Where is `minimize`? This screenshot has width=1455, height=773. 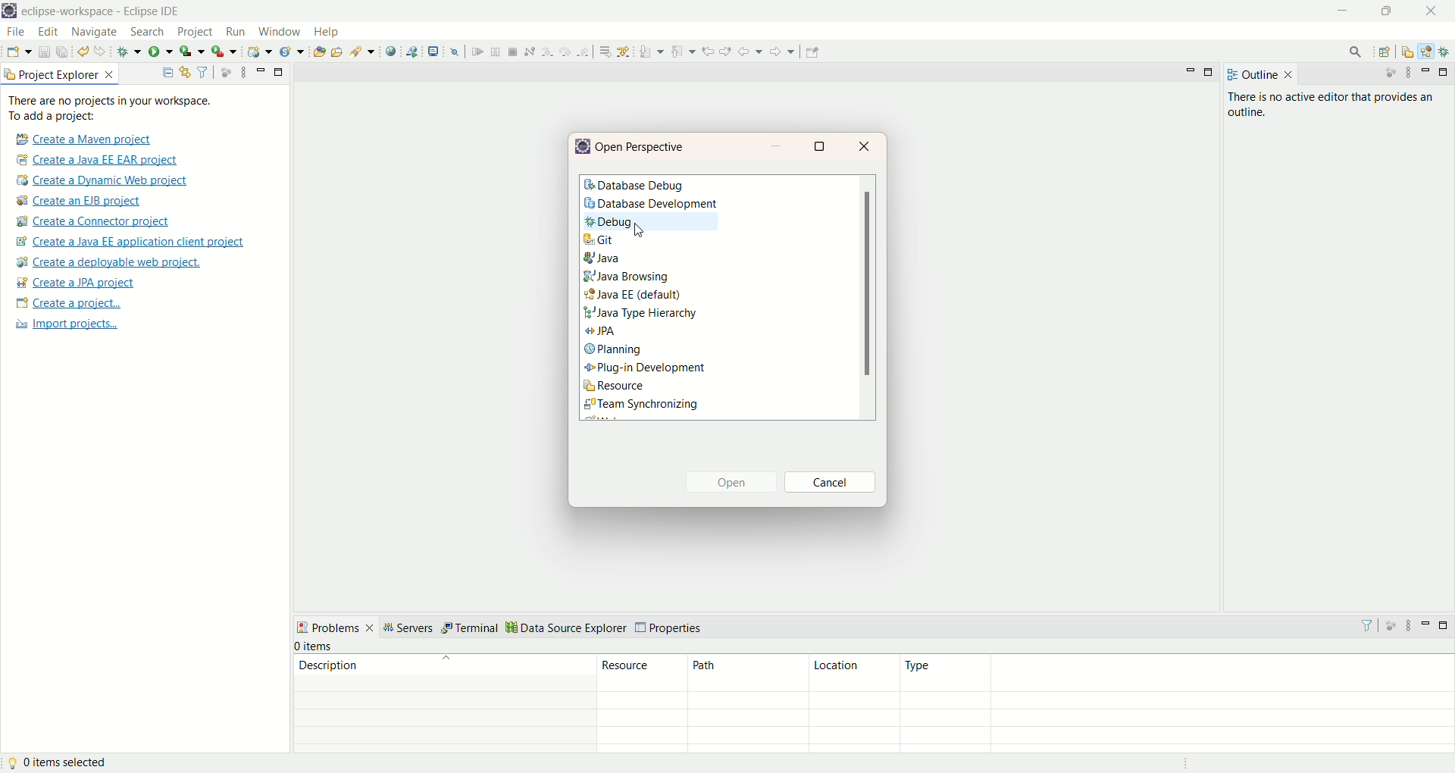
minimize is located at coordinates (1348, 13).